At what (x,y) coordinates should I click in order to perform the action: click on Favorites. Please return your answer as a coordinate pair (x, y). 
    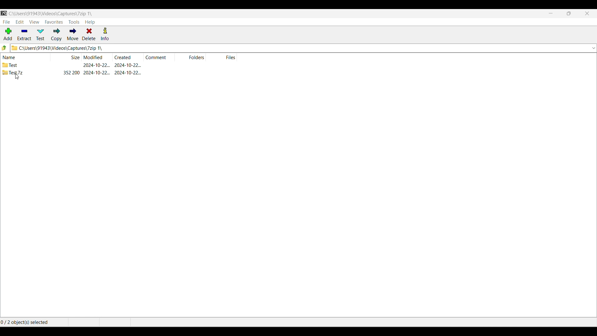
    Looking at the image, I should click on (54, 22).